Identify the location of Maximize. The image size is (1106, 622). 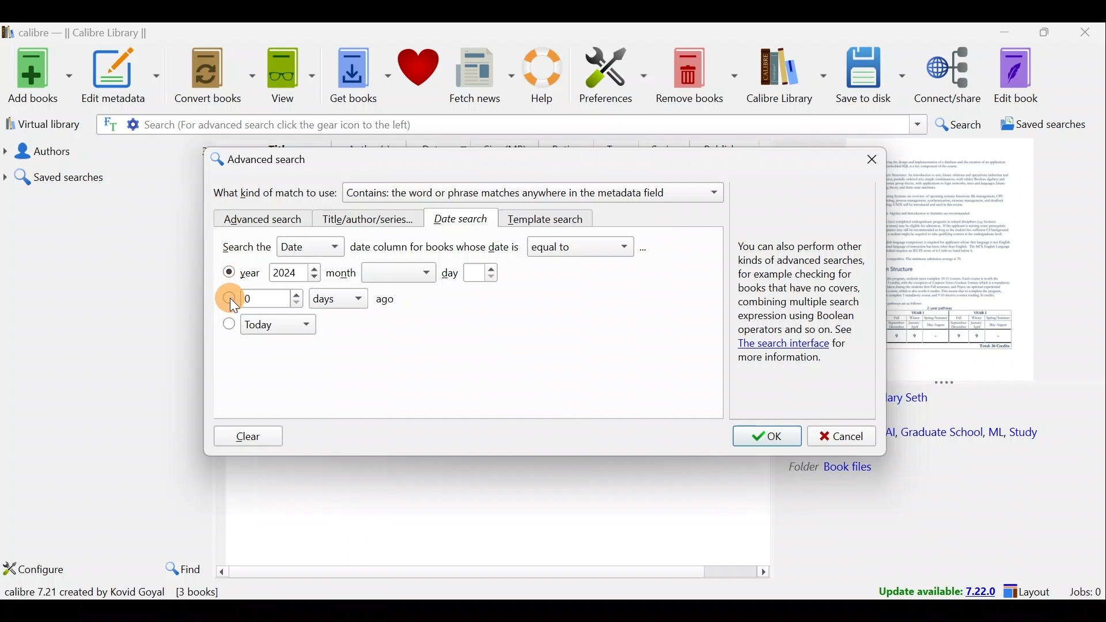
(1039, 35).